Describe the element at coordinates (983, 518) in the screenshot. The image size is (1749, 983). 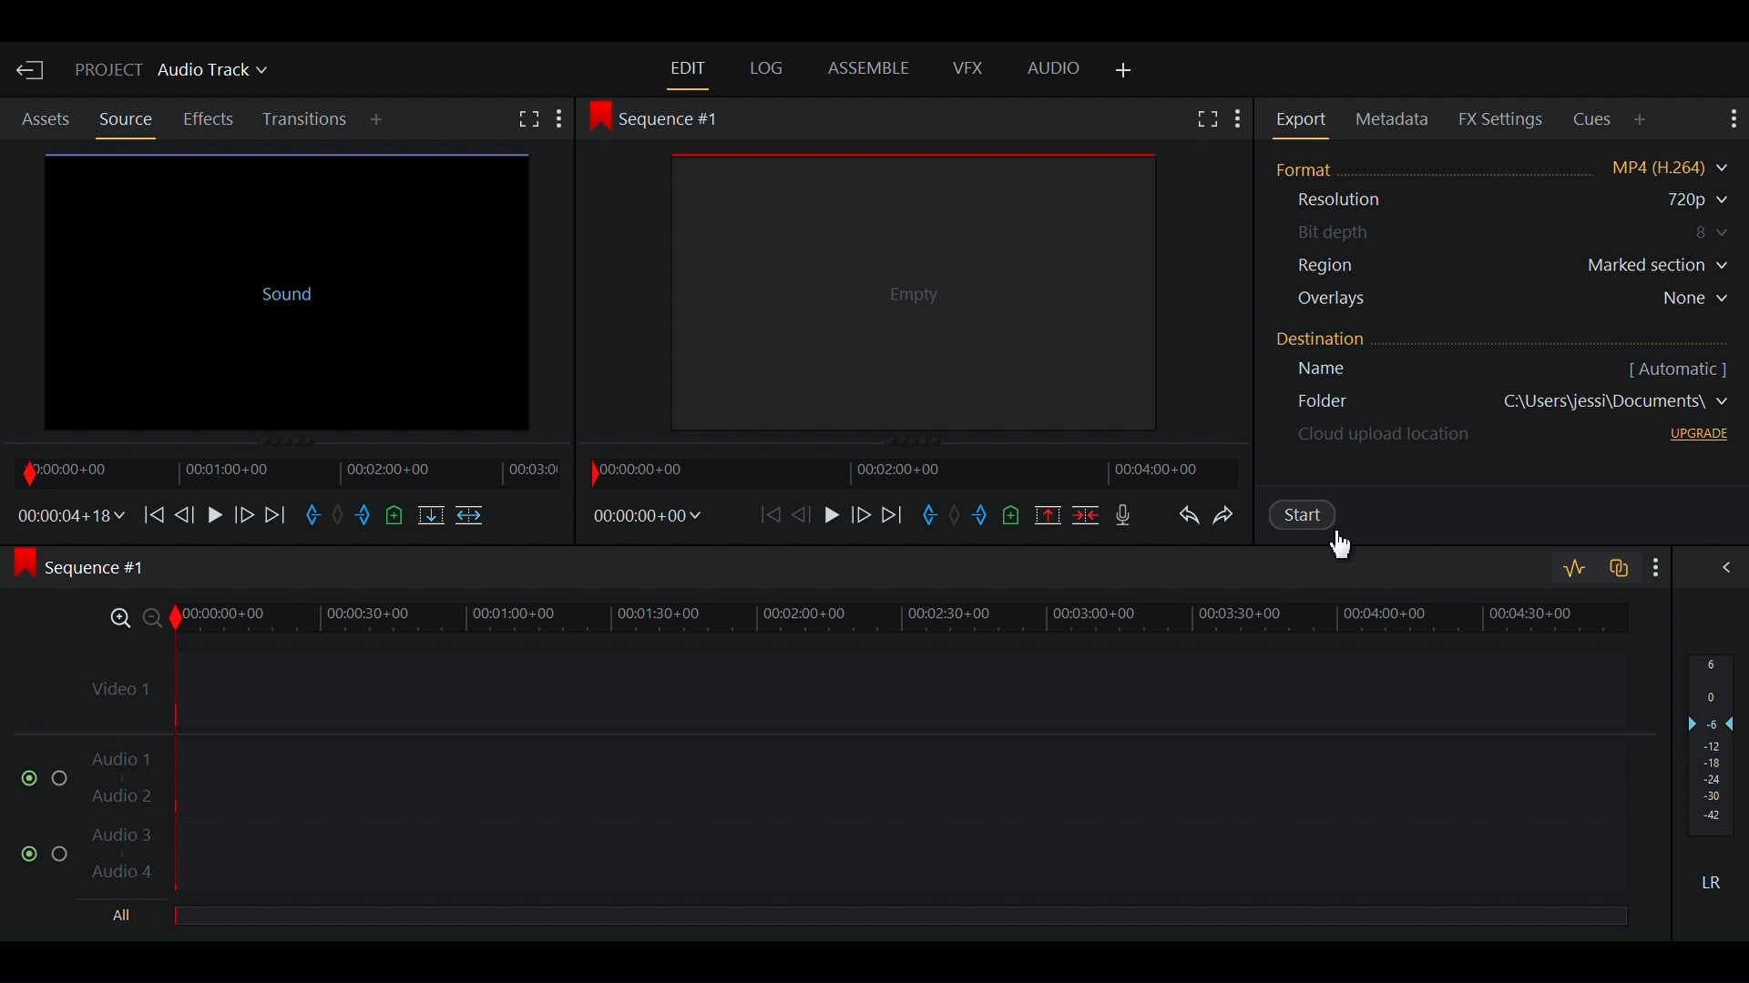
I see `Mark out` at that location.